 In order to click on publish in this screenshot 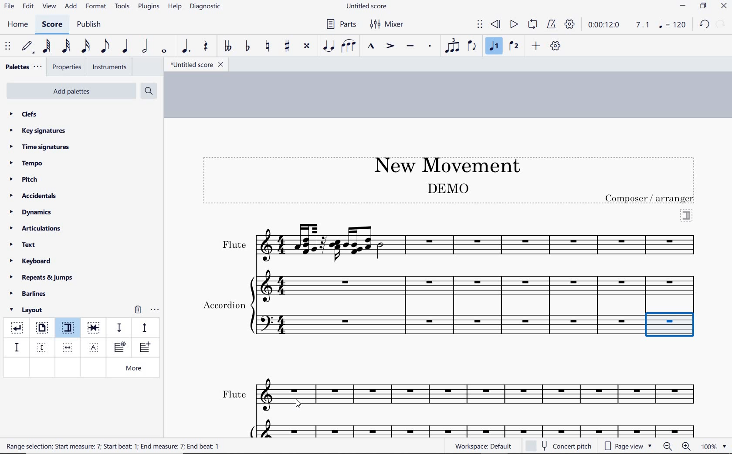, I will do `click(88, 25)`.